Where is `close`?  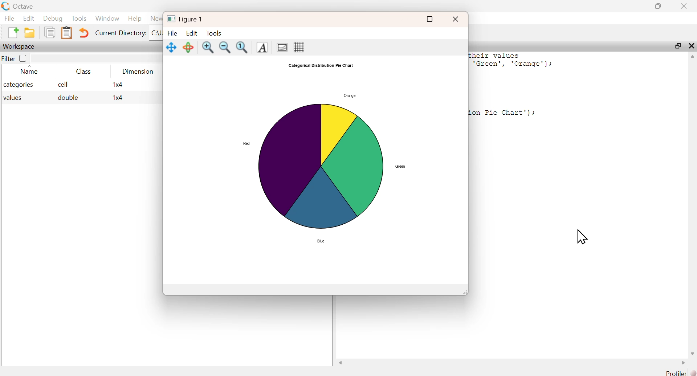 close is located at coordinates (691, 45).